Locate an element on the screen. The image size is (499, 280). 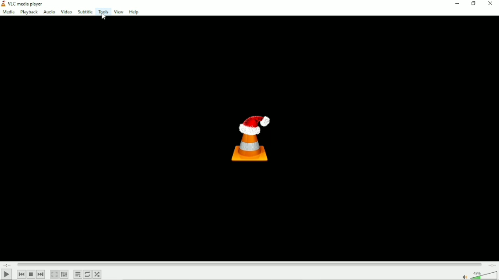
Random is located at coordinates (97, 275).